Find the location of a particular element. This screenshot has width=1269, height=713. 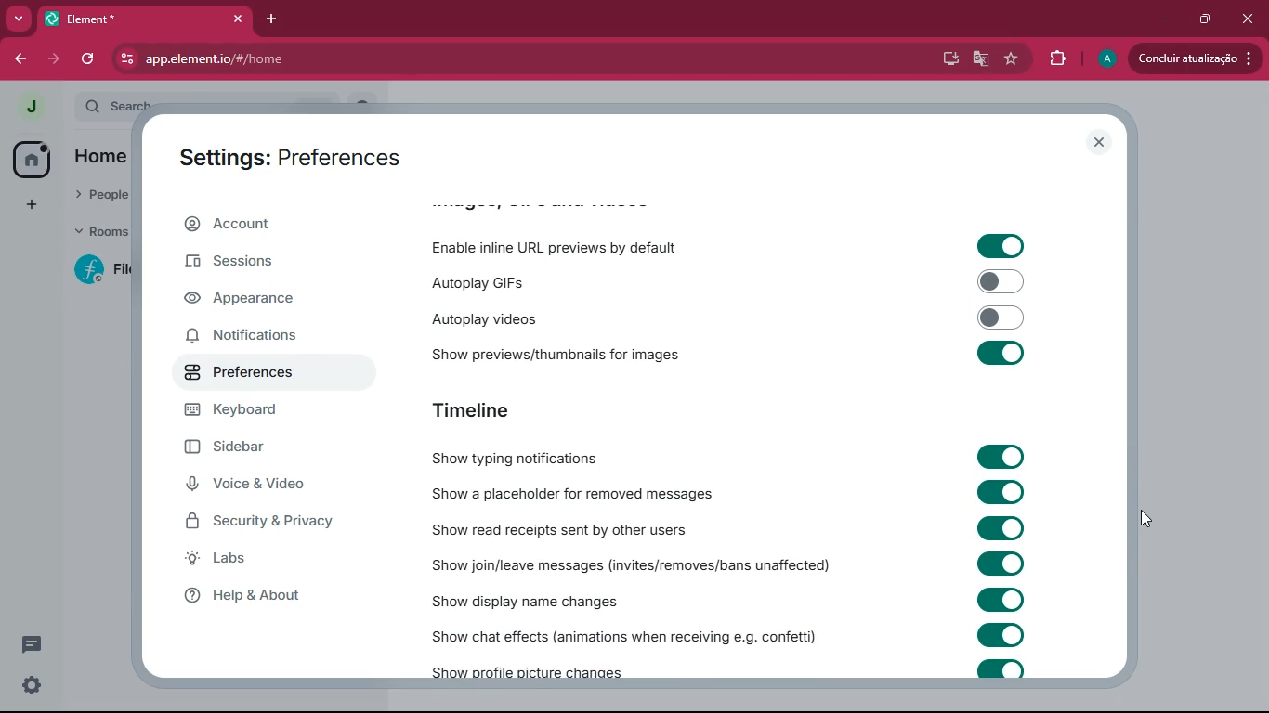

maximize is located at coordinates (1207, 19).